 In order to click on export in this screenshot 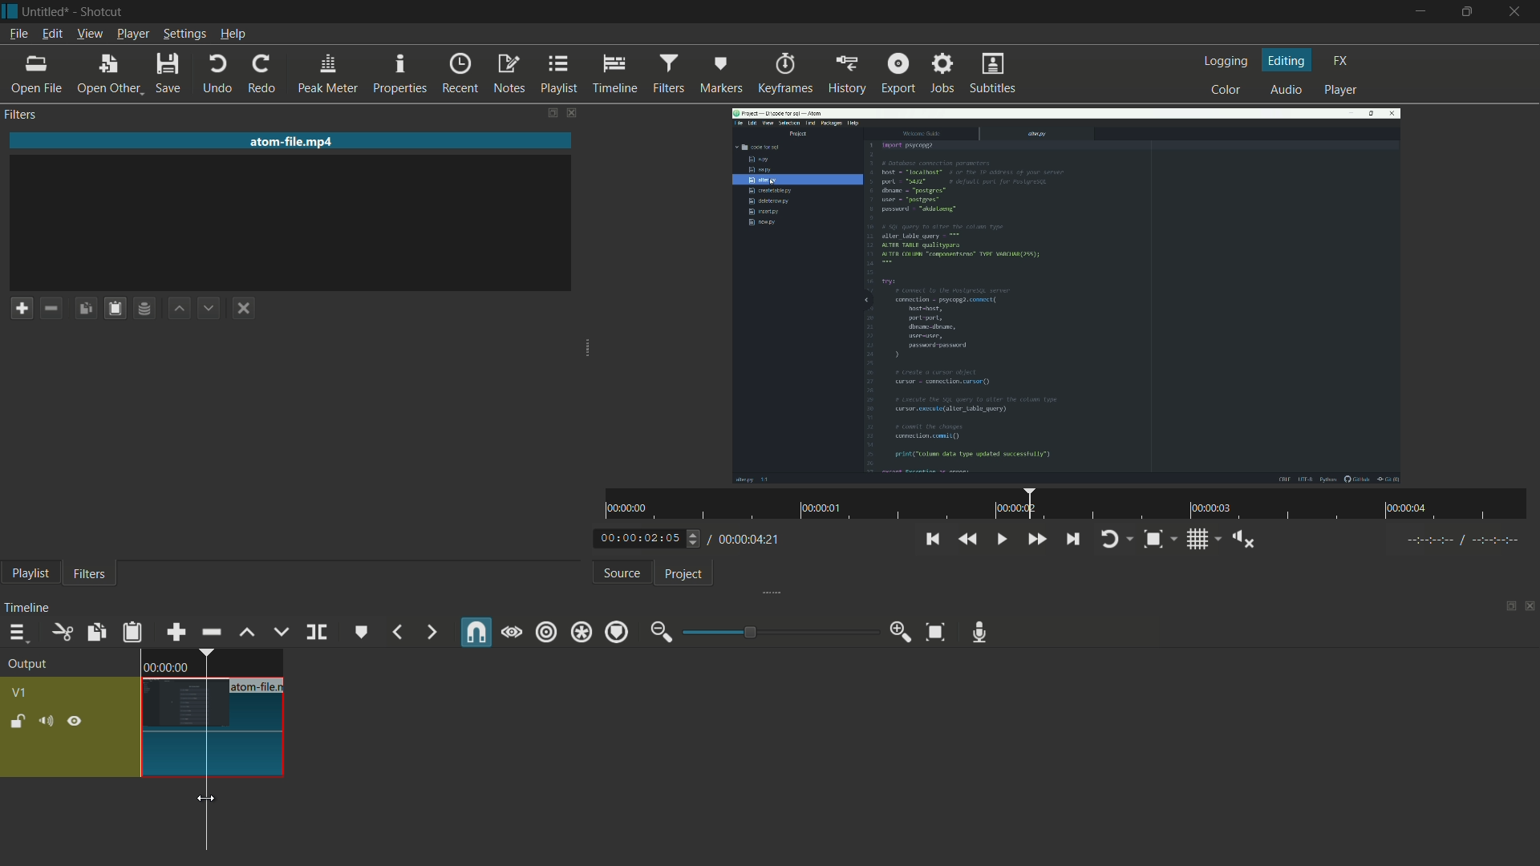, I will do `click(898, 75)`.